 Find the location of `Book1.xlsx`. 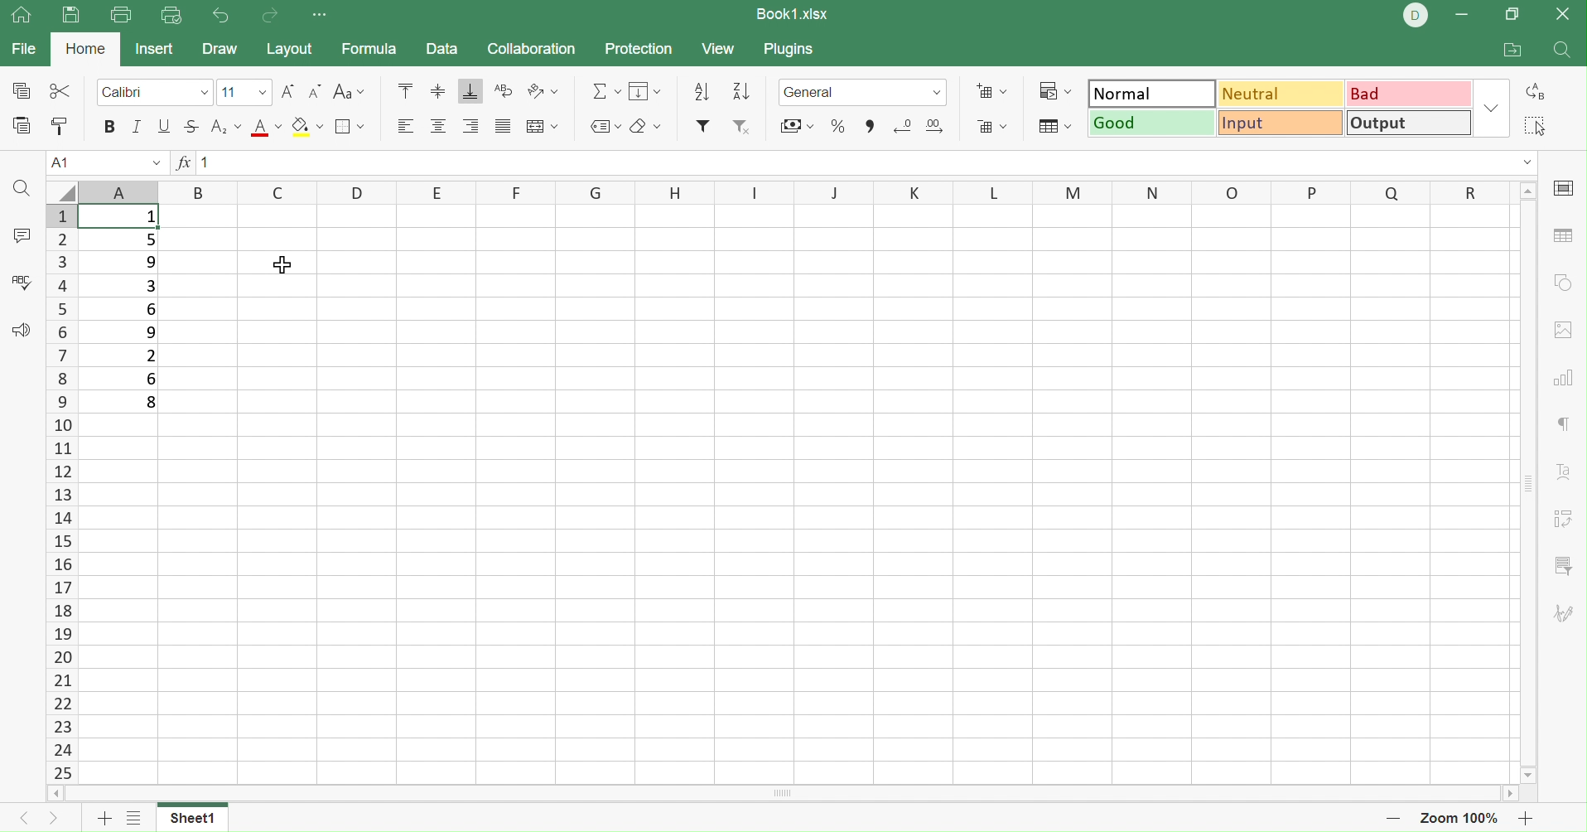

Book1.xlsx is located at coordinates (792, 13).